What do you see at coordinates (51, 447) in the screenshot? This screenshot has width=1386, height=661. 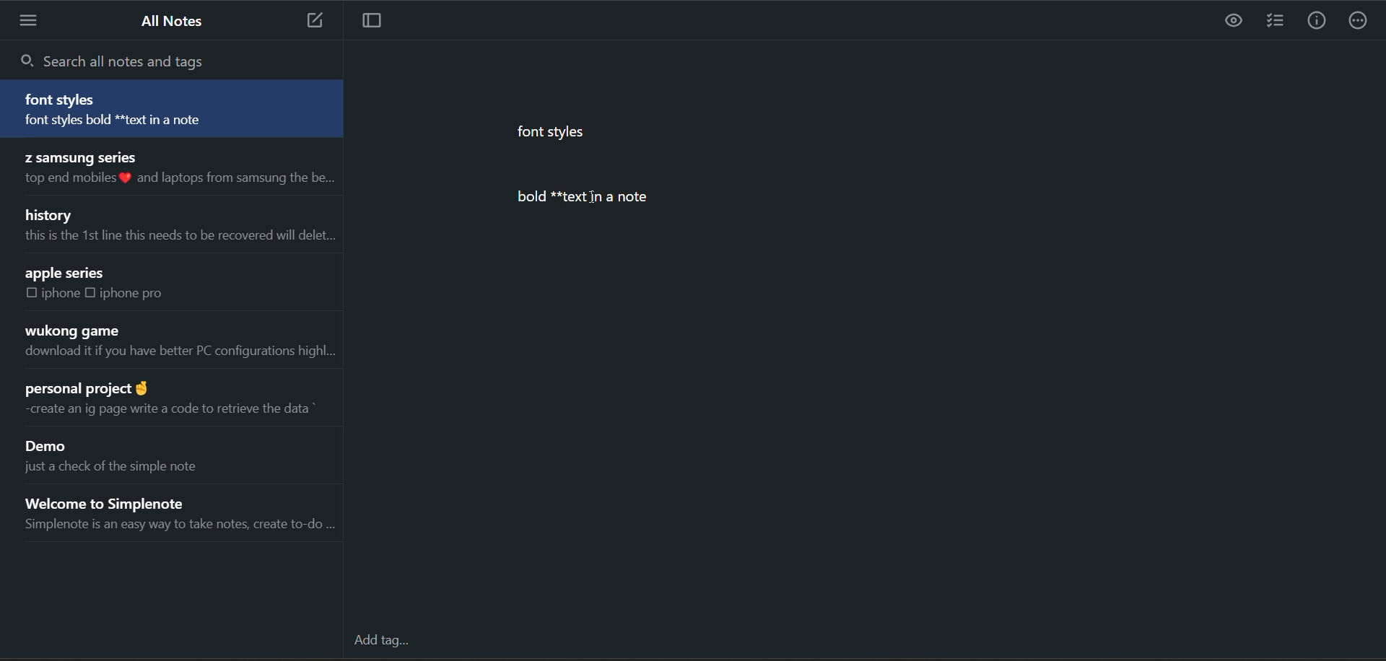 I see `Demo` at bounding box center [51, 447].